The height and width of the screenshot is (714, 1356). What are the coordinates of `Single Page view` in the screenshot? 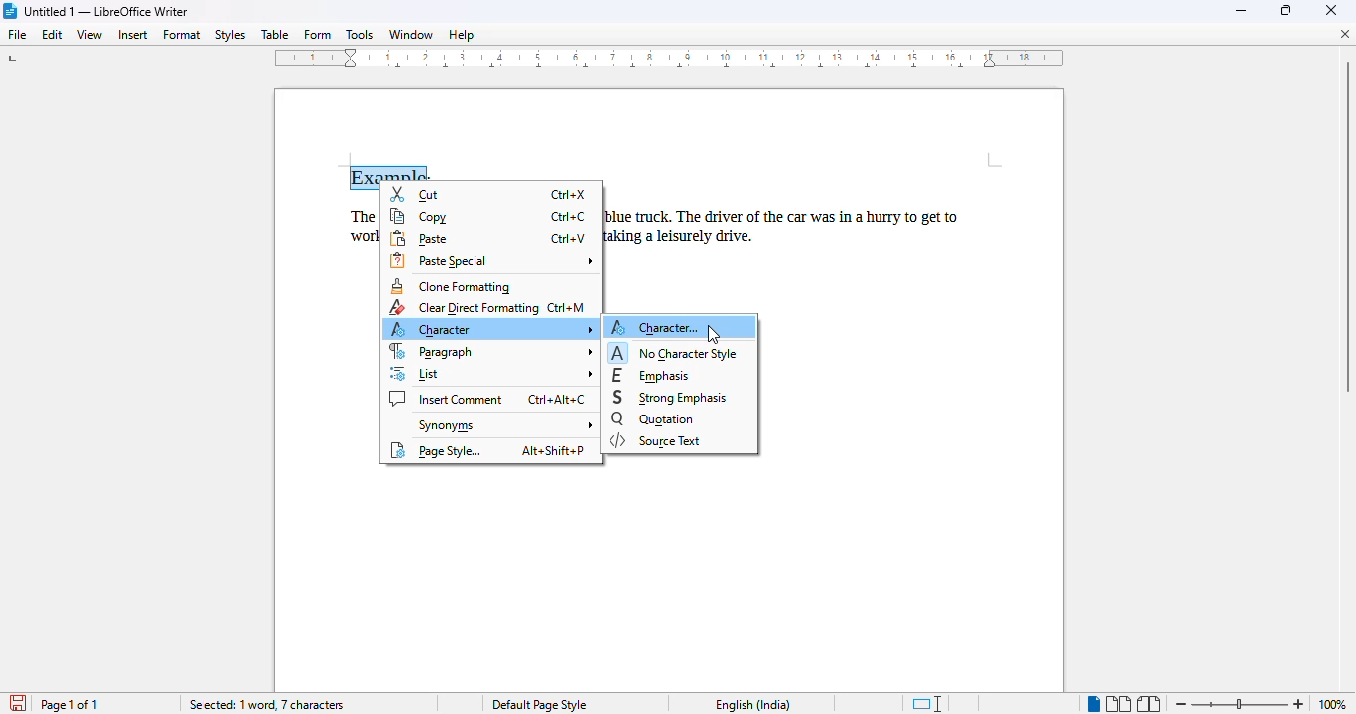 It's located at (1083, 703).